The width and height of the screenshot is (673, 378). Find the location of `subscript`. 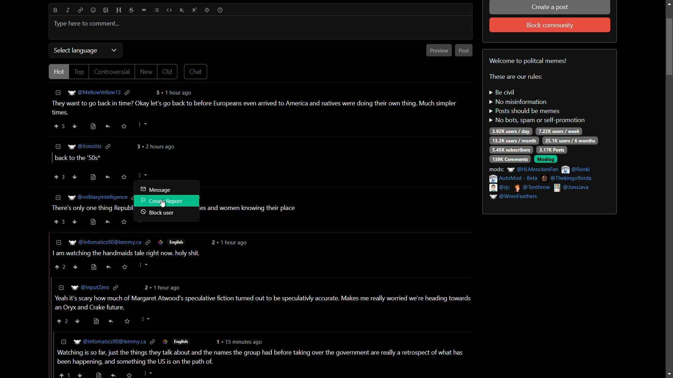

subscript is located at coordinates (182, 10).